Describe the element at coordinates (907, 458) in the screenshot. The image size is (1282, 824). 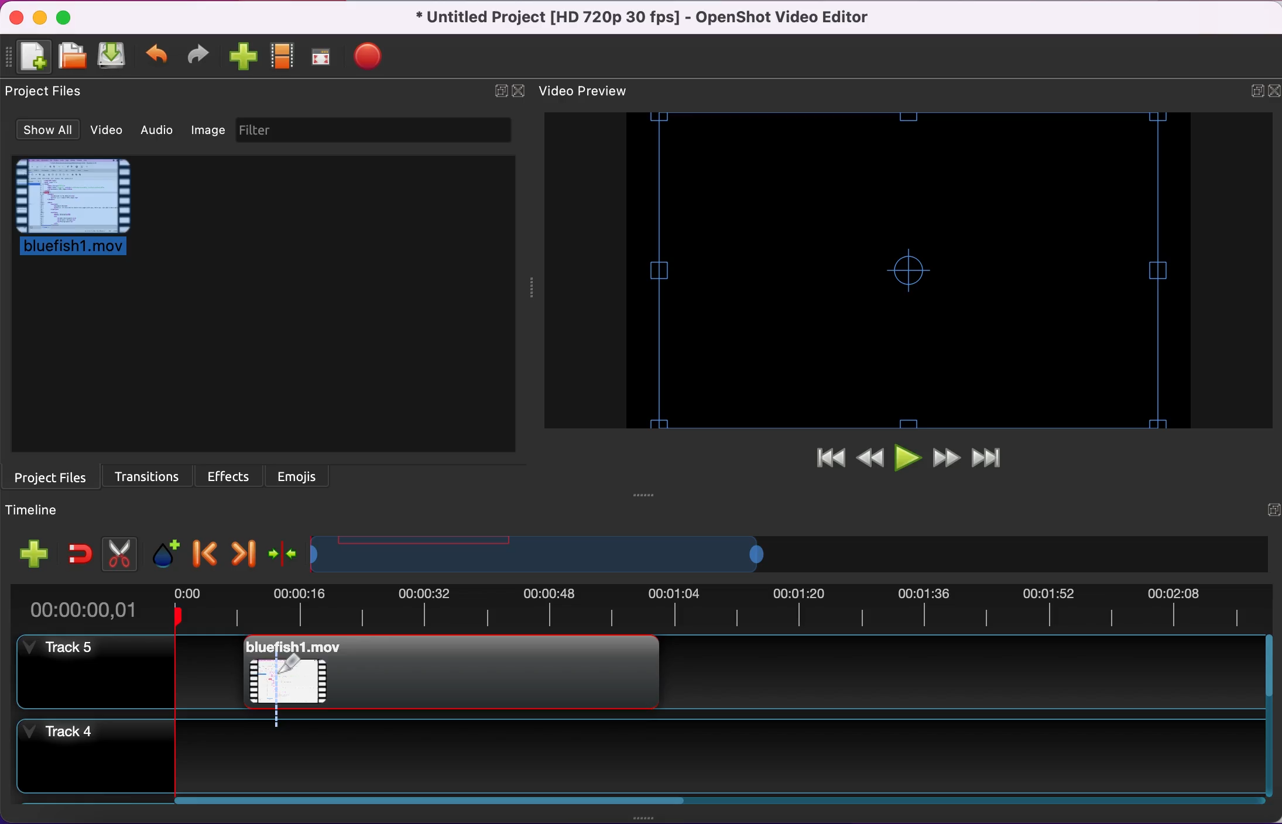
I see `play` at that location.